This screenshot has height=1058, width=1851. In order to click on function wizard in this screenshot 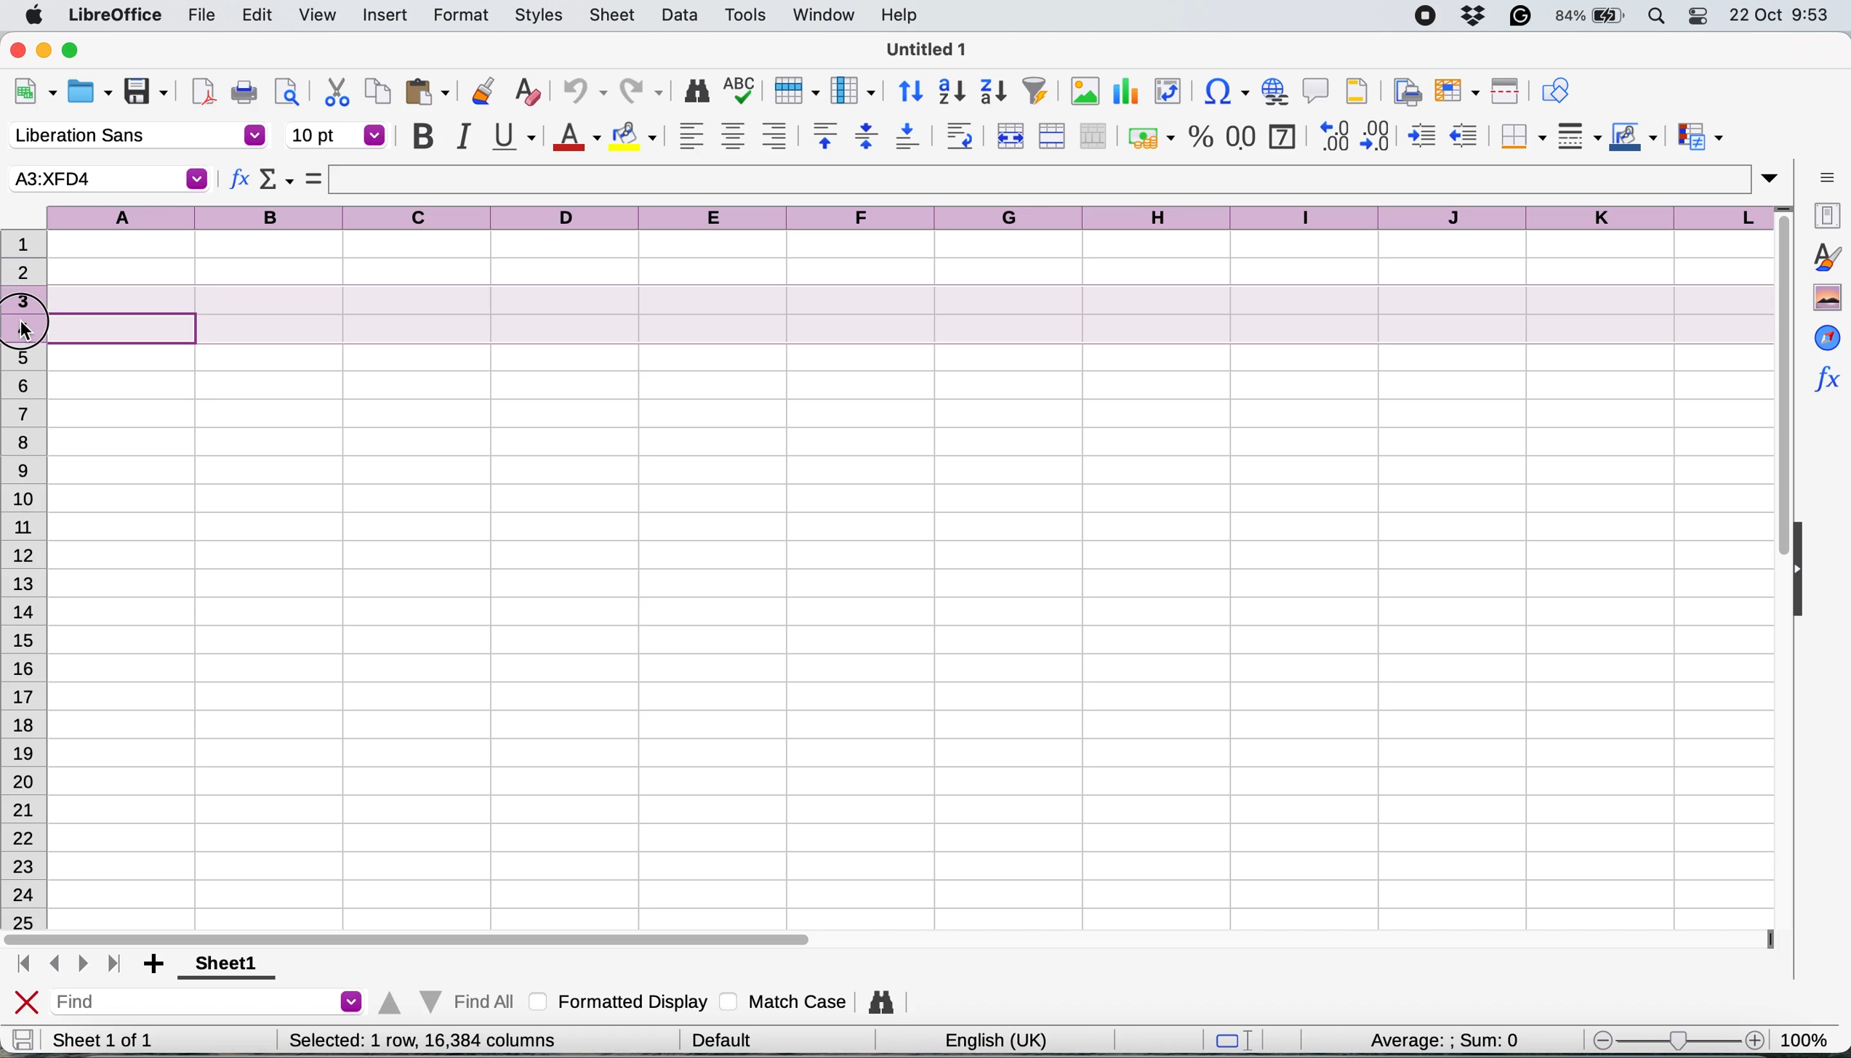, I will do `click(1826, 376)`.